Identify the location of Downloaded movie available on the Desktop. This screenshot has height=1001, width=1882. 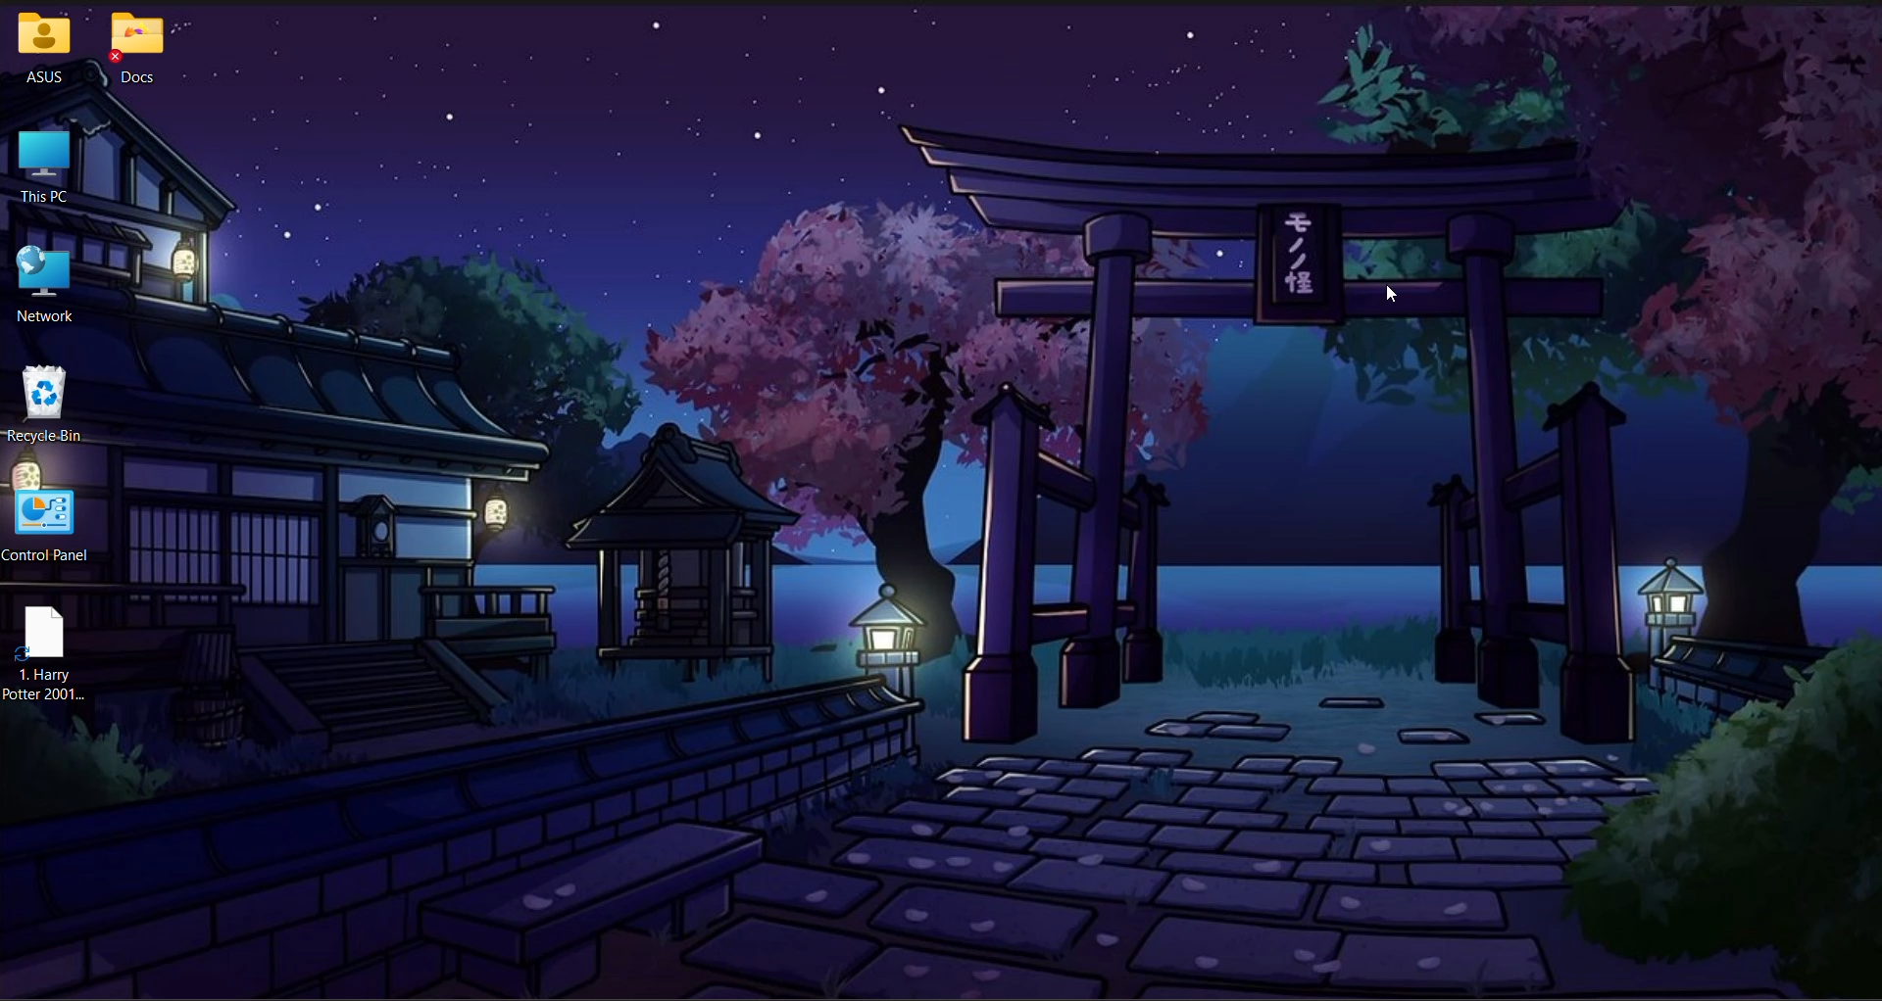
(48, 652).